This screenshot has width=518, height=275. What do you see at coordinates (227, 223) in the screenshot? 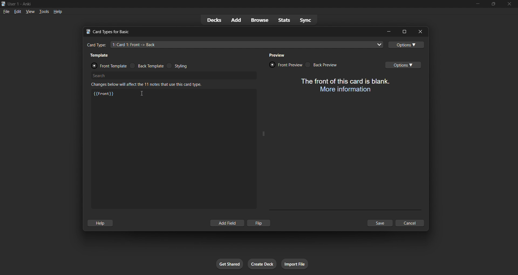
I see `add field` at bounding box center [227, 223].